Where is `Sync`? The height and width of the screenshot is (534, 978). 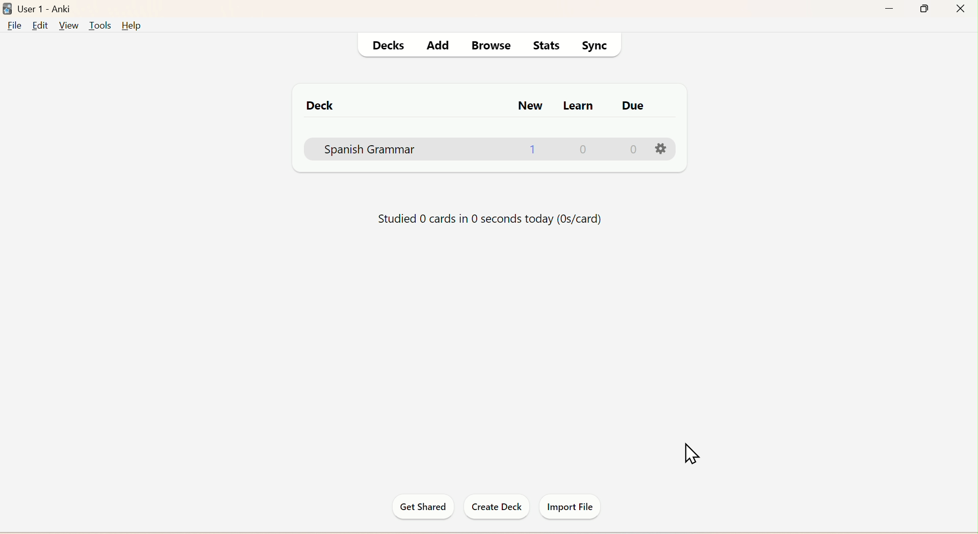 Sync is located at coordinates (595, 45).